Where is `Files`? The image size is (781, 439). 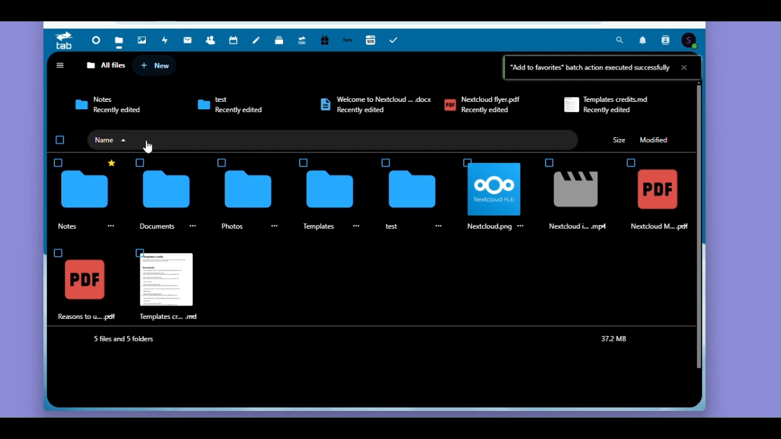
Files is located at coordinates (120, 41).